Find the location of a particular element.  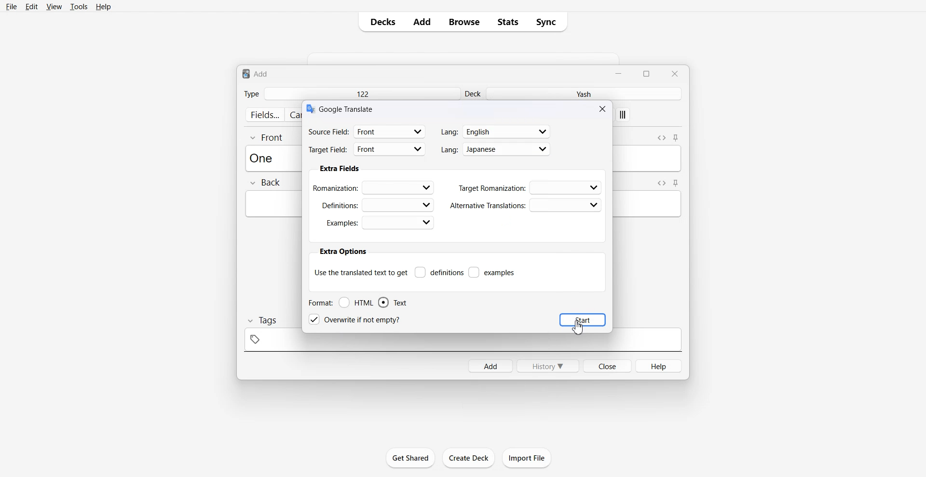

History is located at coordinates (548, 366).